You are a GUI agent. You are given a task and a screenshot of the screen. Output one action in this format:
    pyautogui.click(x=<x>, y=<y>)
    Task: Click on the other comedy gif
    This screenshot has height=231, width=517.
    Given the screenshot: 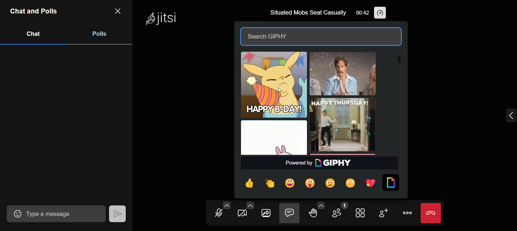 What is the action you would take?
    pyautogui.click(x=344, y=73)
    